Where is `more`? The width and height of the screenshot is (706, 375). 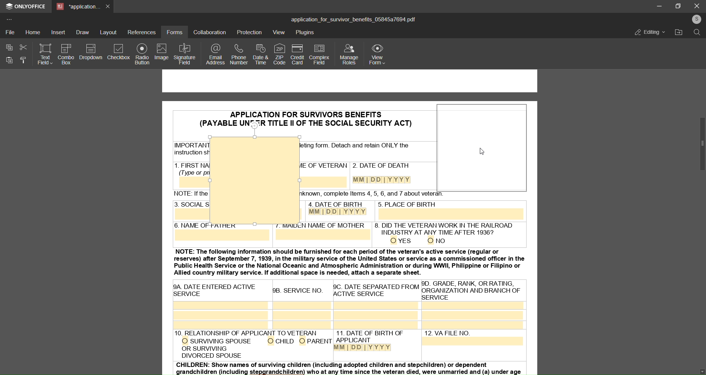
more is located at coordinates (11, 19).